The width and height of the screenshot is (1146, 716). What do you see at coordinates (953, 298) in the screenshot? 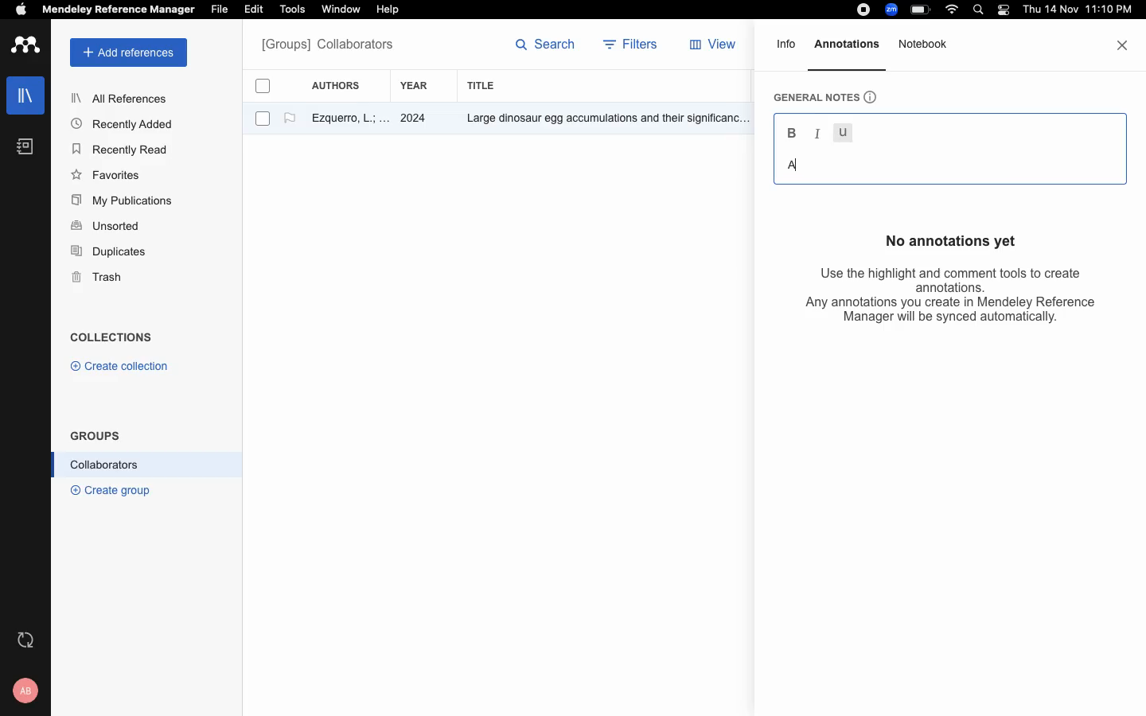
I see `Use the highlight and comment tools to create
annotations.
Any annotations you create in Mendeley Reference
Manager will be synced automatically.` at bounding box center [953, 298].